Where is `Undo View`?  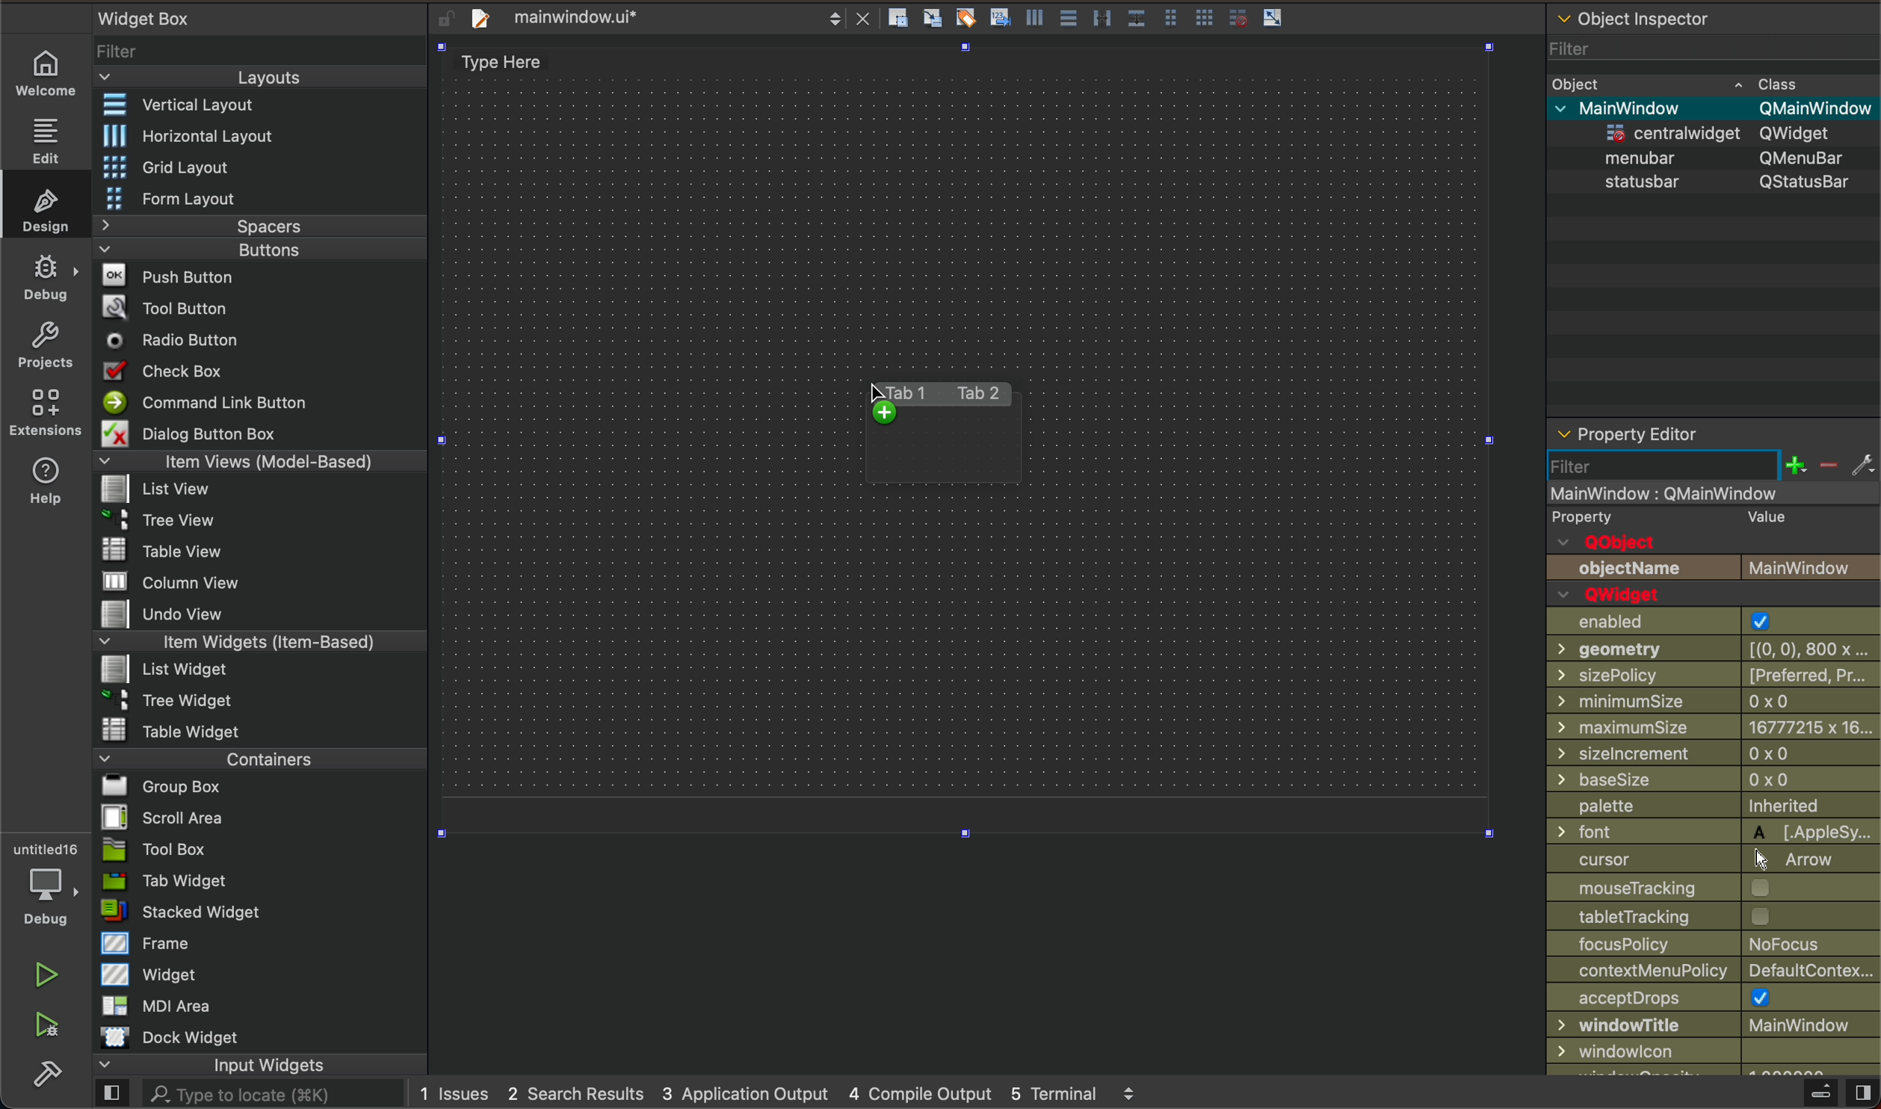 Undo View is located at coordinates (155, 616).